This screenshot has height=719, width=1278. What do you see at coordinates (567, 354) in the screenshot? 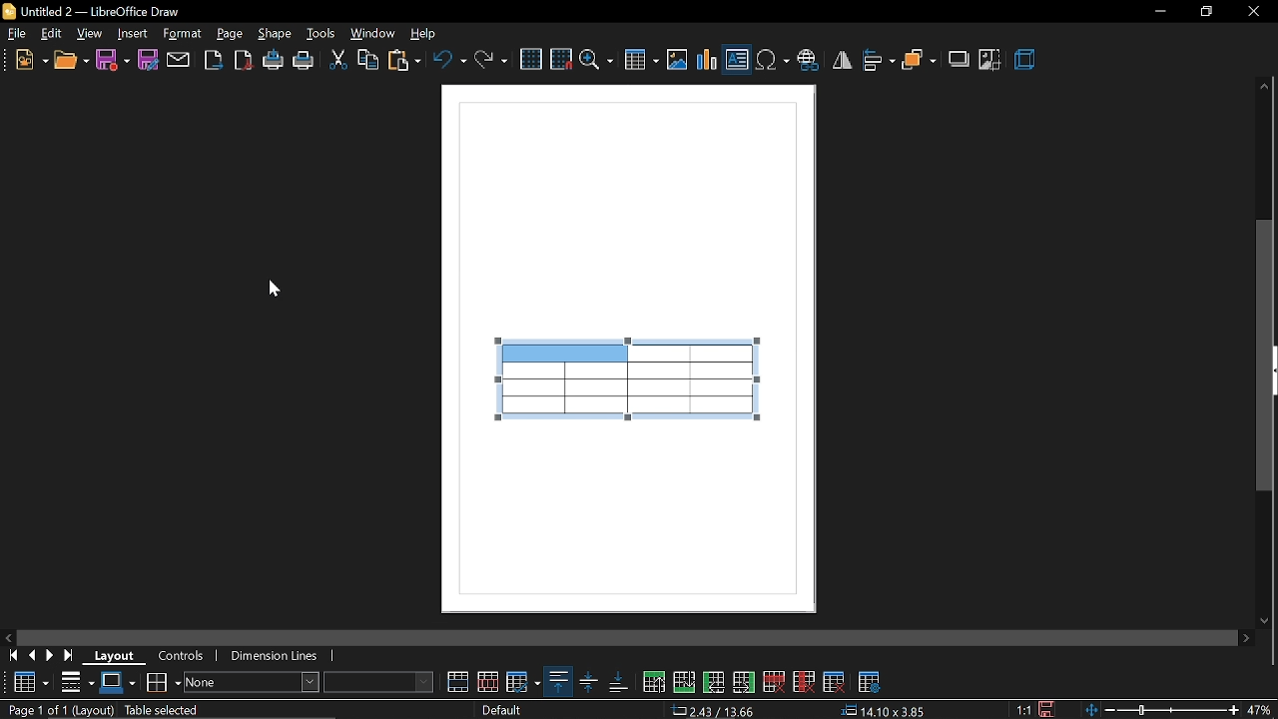
I see `merged cell` at bounding box center [567, 354].